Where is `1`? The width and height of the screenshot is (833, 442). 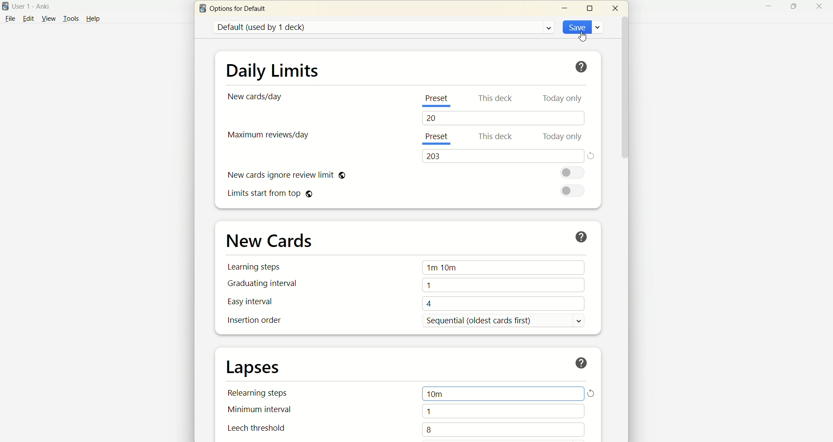
1 is located at coordinates (503, 285).